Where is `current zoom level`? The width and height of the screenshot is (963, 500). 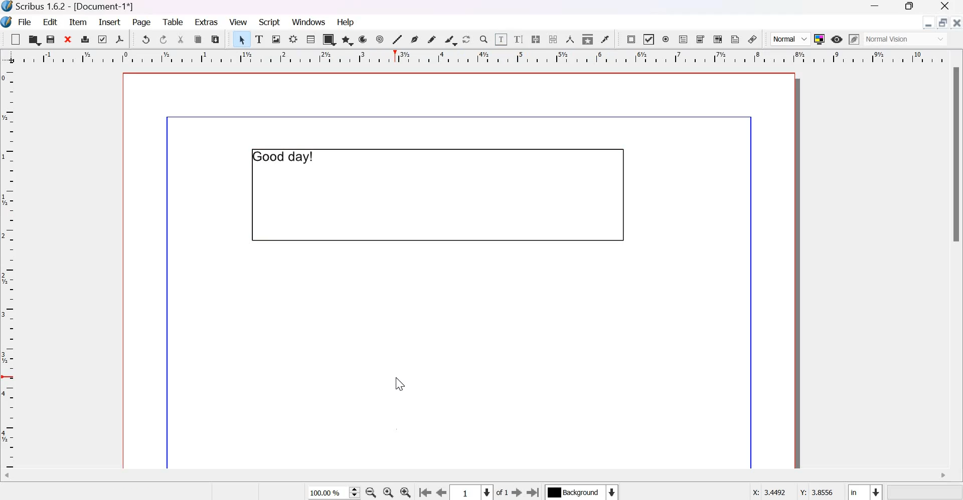
current zoom level is located at coordinates (334, 493).